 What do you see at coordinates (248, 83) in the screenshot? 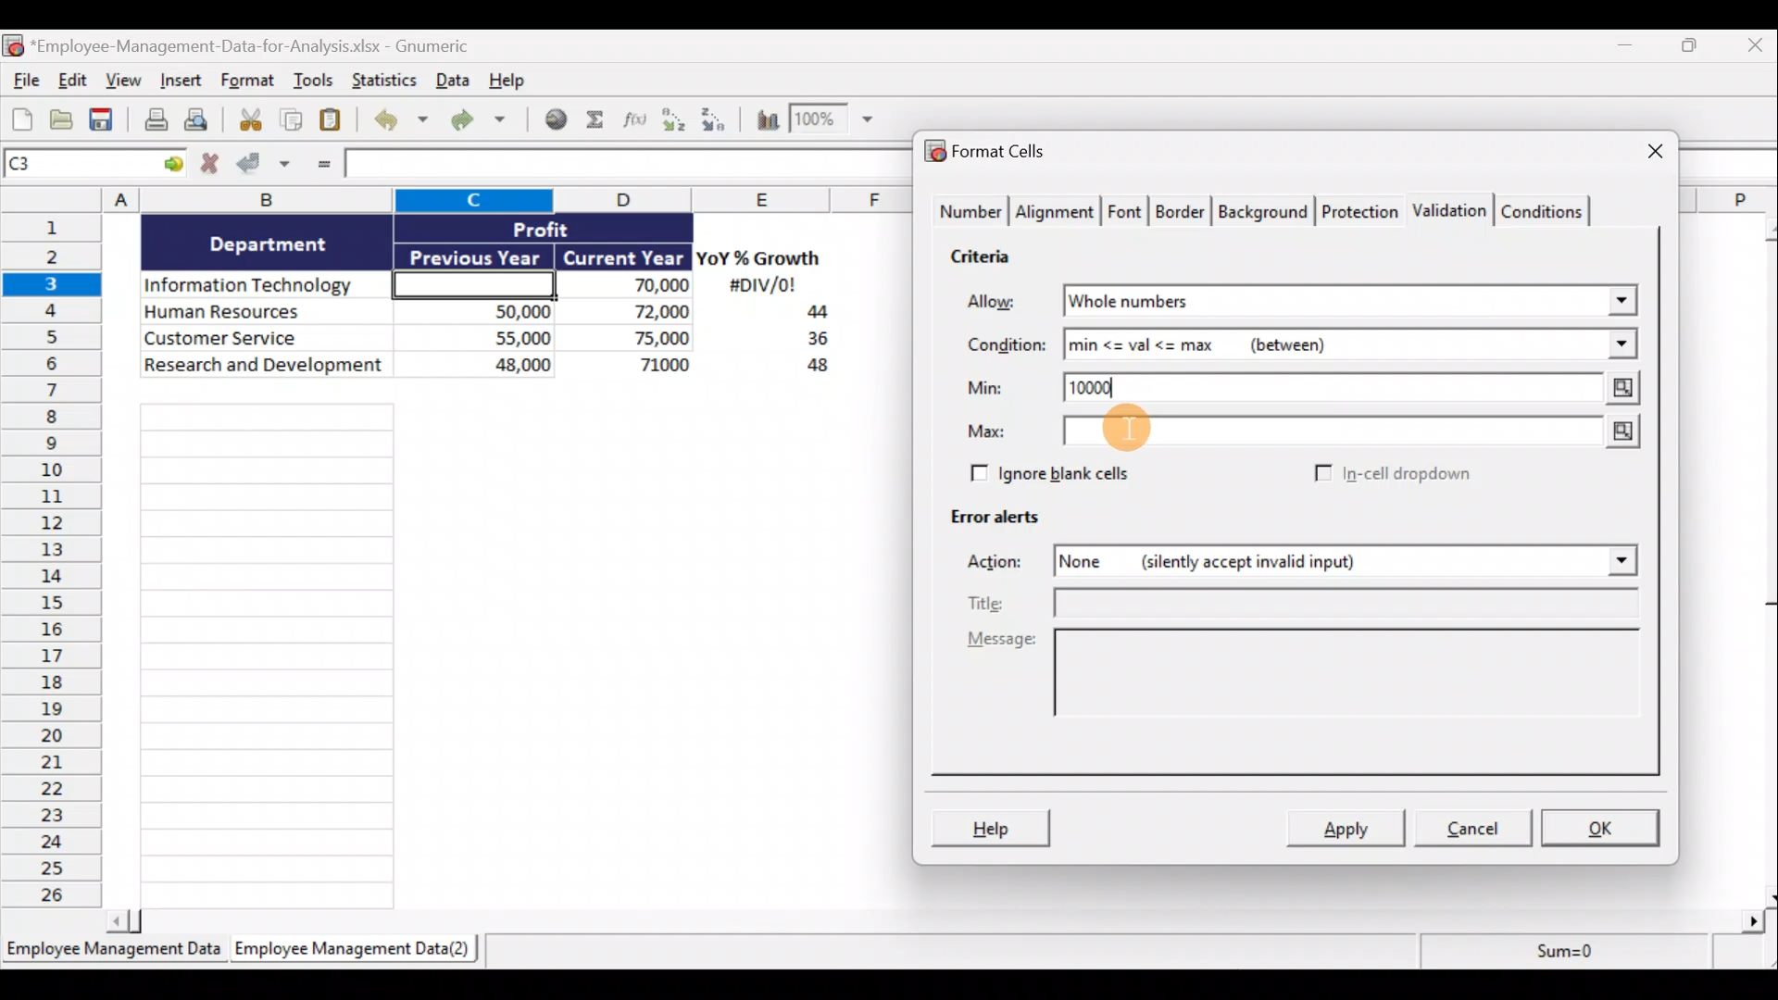
I see `Format` at bounding box center [248, 83].